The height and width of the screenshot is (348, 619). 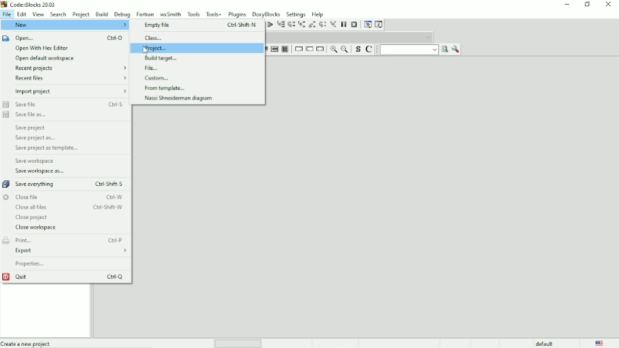 I want to click on Close workspace, so click(x=37, y=228).